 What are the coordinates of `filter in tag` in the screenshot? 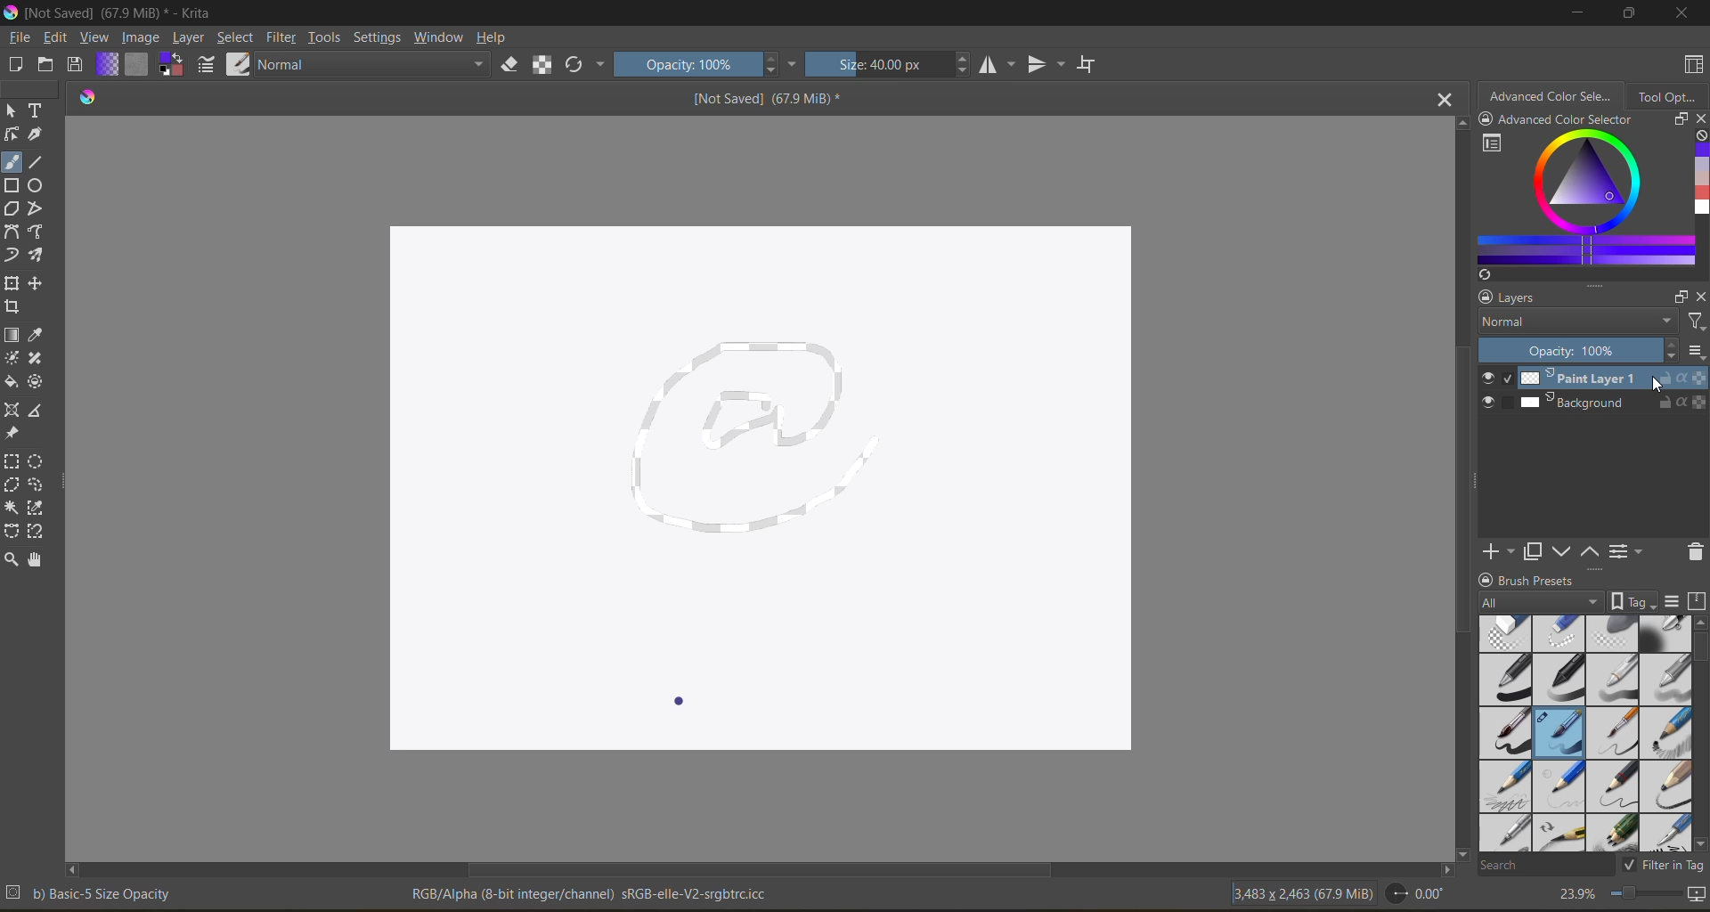 It's located at (1663, 864).